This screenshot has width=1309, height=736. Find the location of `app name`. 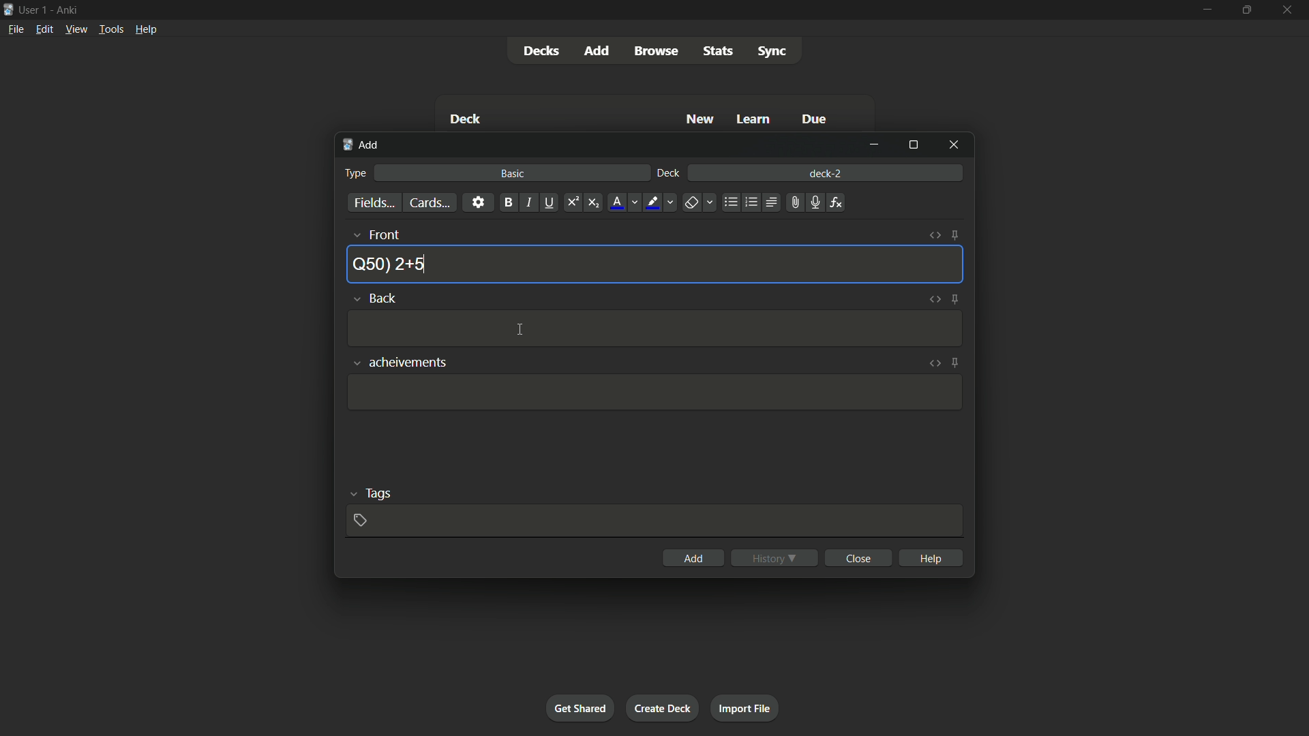

app name is located at coordinates (67, 10).